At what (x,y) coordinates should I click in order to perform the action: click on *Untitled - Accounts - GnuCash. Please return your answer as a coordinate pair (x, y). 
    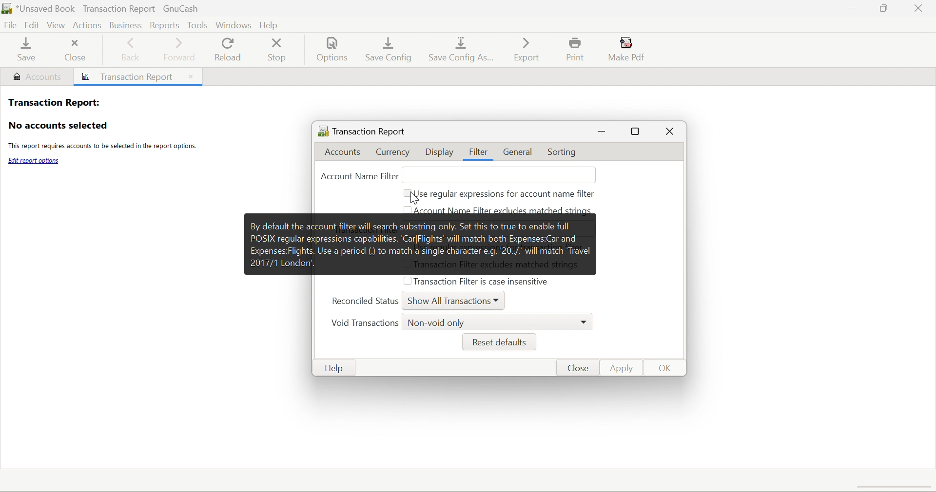
    Looking at the image, I should click on (110, 8).